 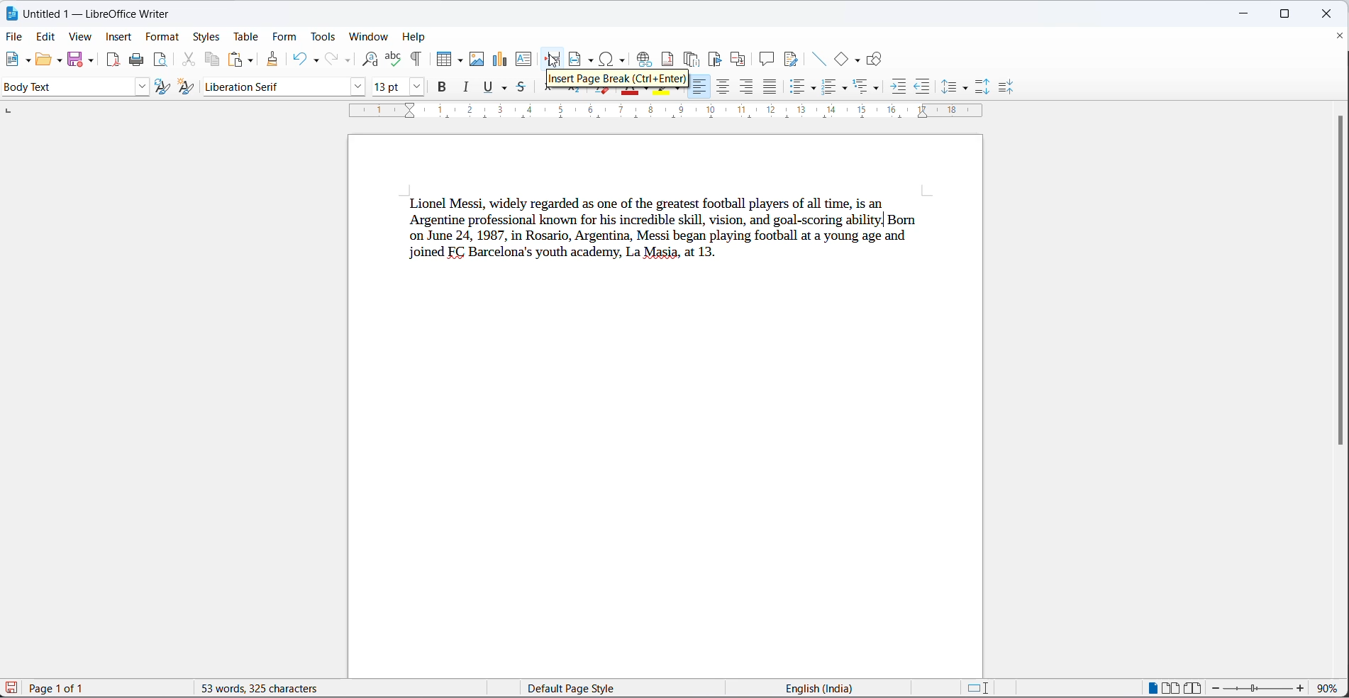 What do you see at coordinates (812, 87) in the screenshot?
I see `toggle unordered list options` at bounding box center [812, 87].